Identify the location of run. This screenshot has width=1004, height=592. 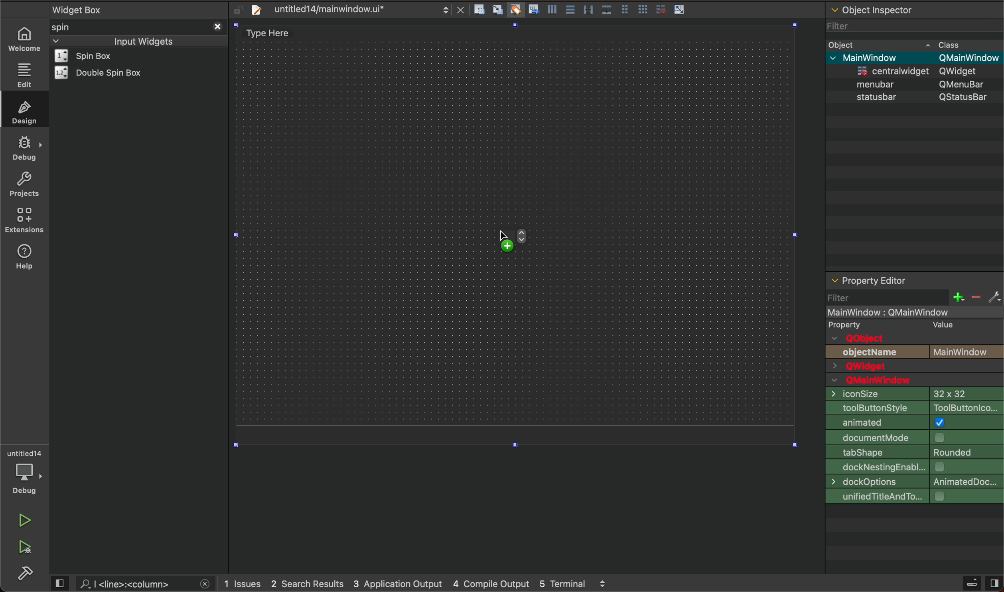
(24, 521).